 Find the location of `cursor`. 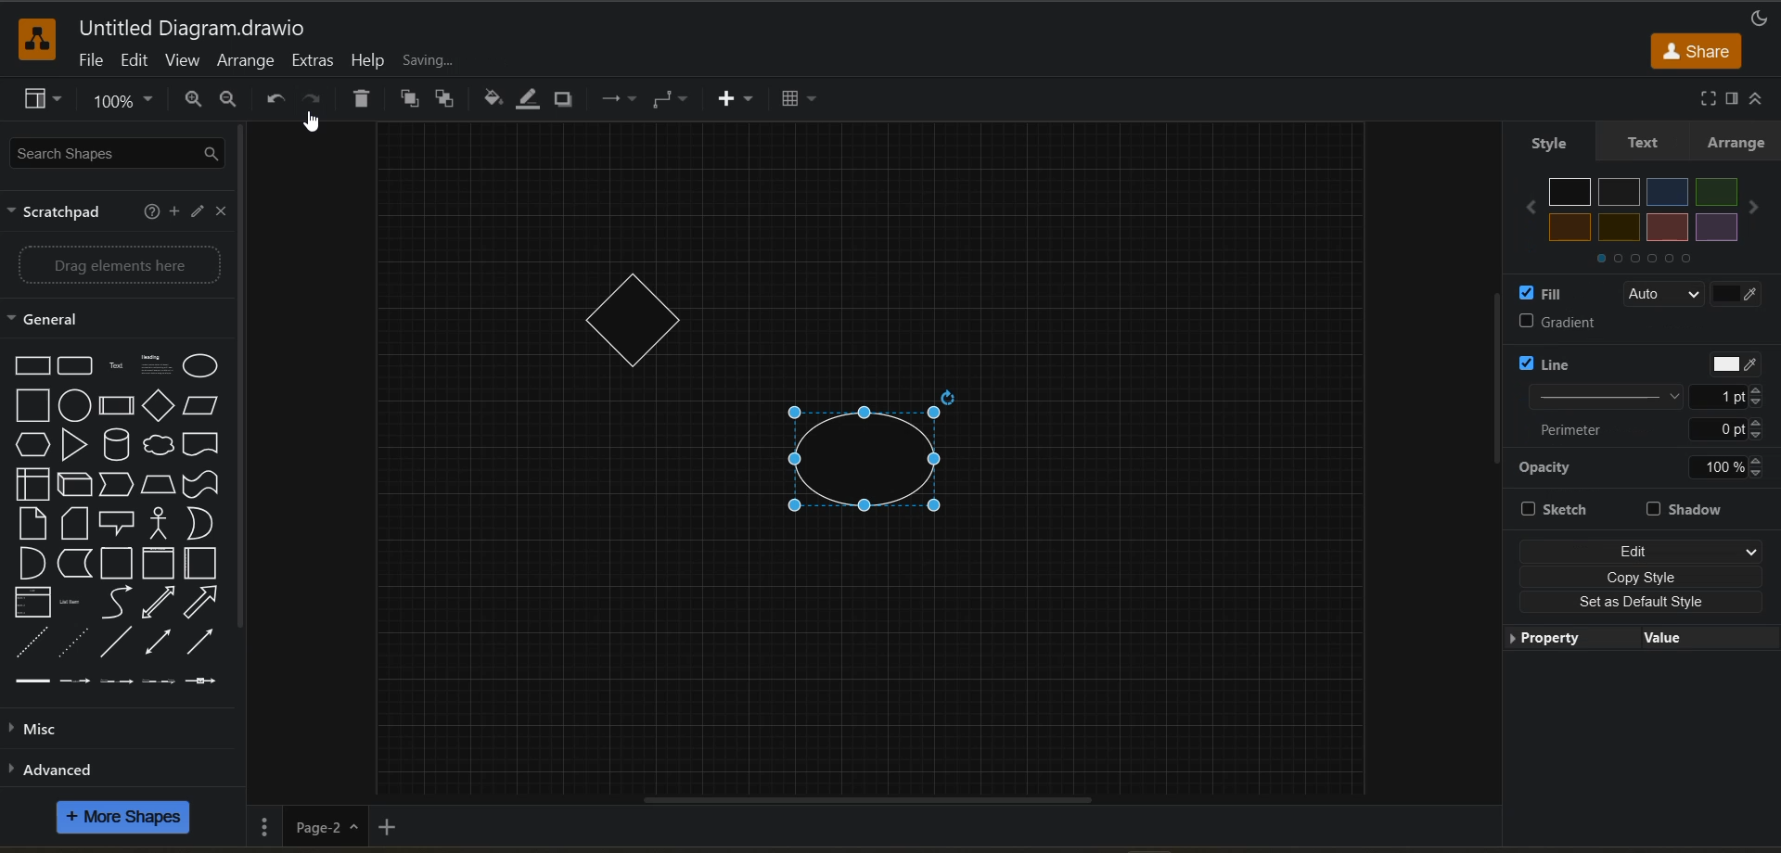

cursor is located at coordinates (310, 123).